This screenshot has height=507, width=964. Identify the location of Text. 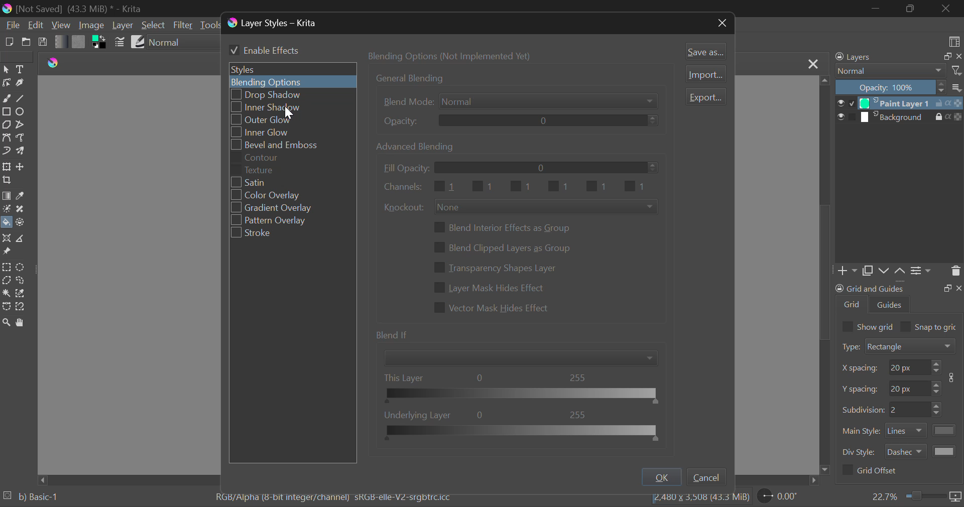
(20, 69).